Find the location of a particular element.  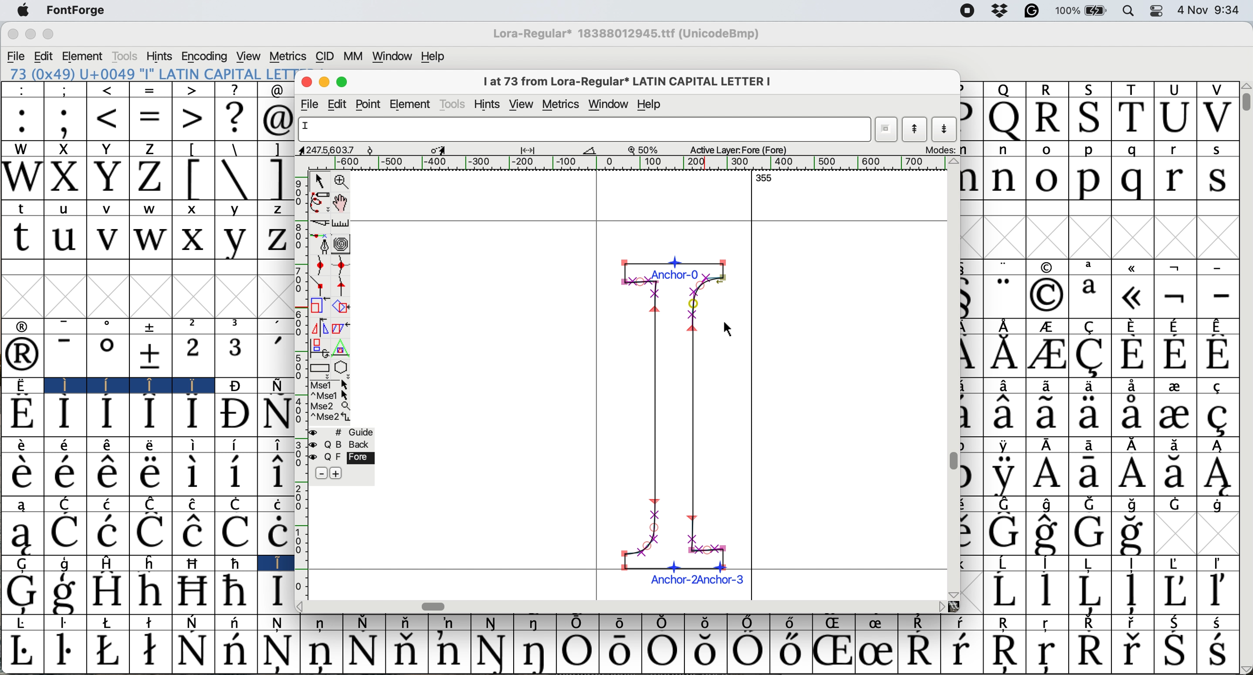

font forge is located at coordinates (81, 10).